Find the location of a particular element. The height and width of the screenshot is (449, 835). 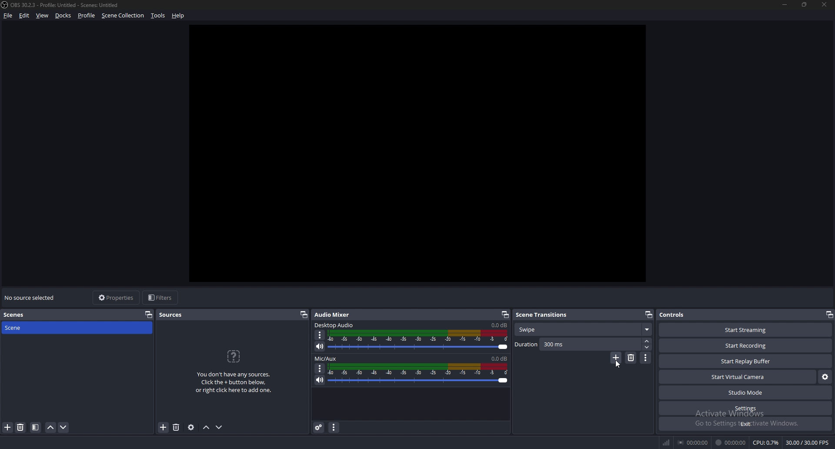

remove source is located at coordinates (176, 428).